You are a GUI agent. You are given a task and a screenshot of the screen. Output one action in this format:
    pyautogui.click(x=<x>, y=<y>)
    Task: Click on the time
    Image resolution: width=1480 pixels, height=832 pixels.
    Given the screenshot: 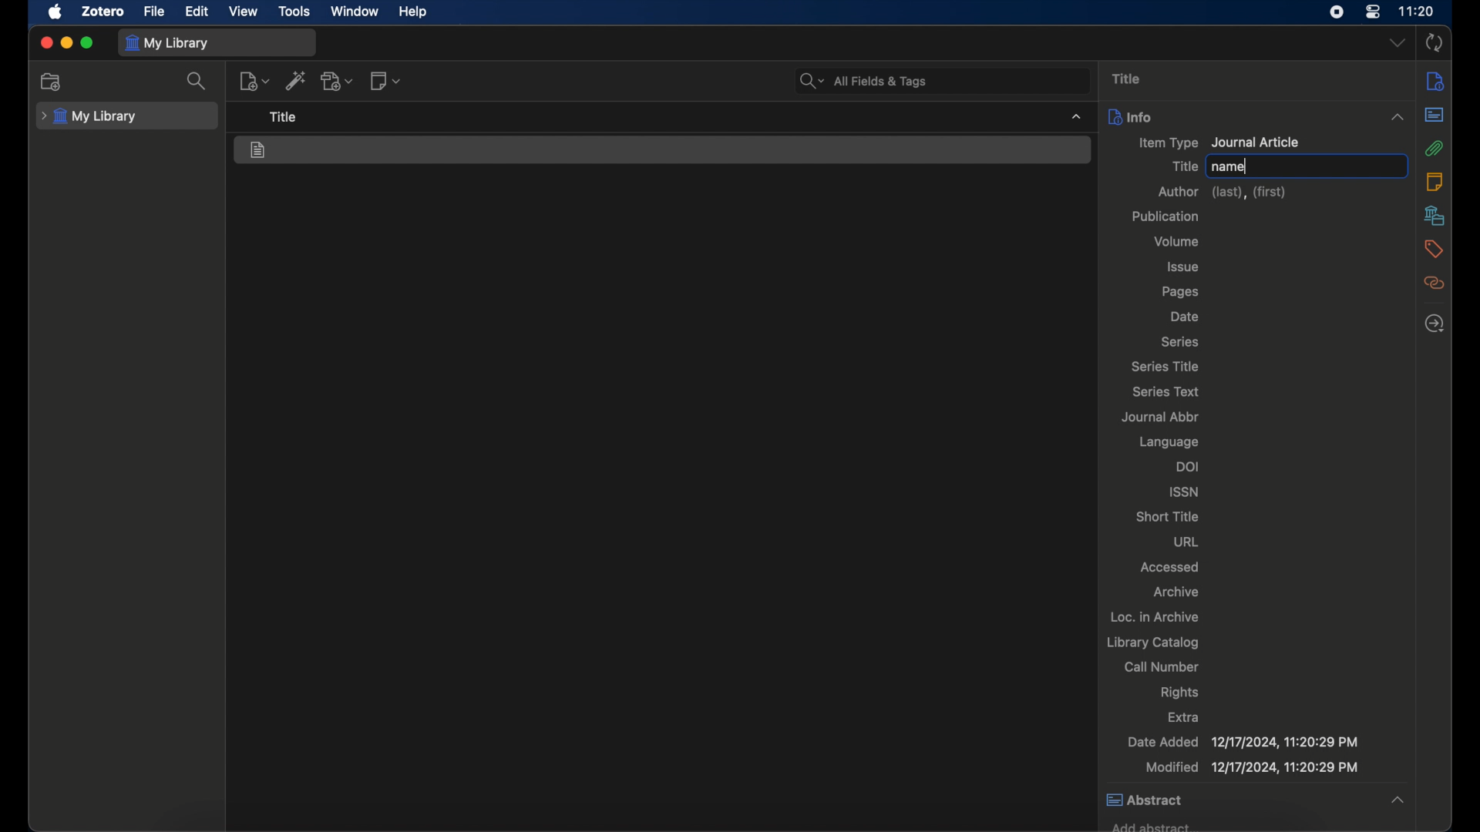 What is the action you would take?
    pyautogui.click(x=1418, y=12)
    